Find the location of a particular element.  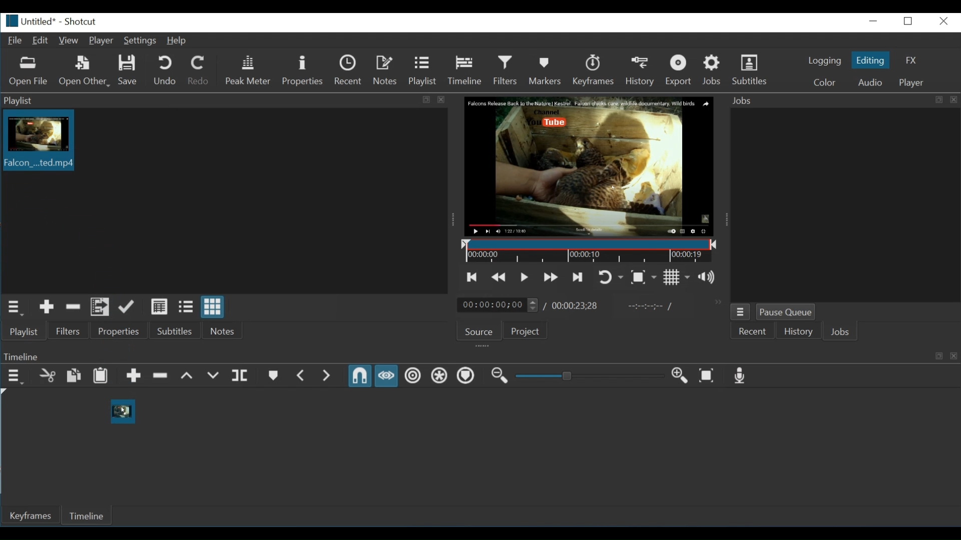

File name is located at coordinates (31, 21).